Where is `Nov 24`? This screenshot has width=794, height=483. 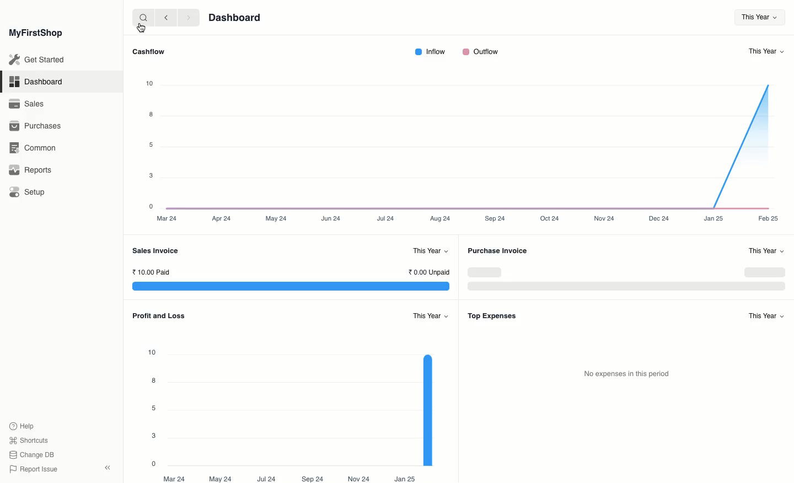 Nov 24 is located at coordinates (358, 478).